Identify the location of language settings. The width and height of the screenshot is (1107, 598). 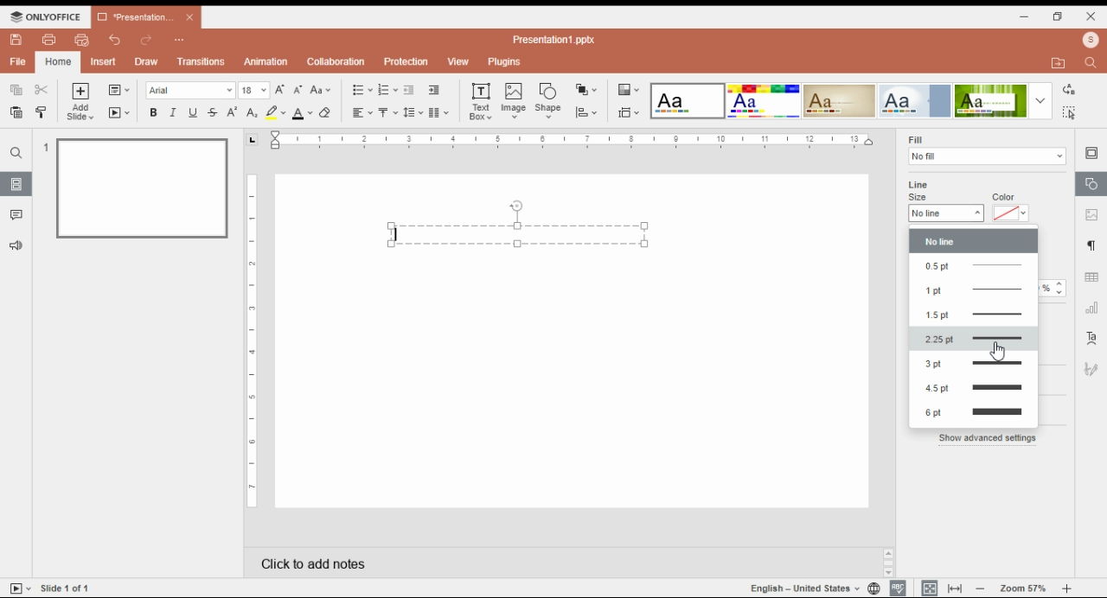
(873, 588).